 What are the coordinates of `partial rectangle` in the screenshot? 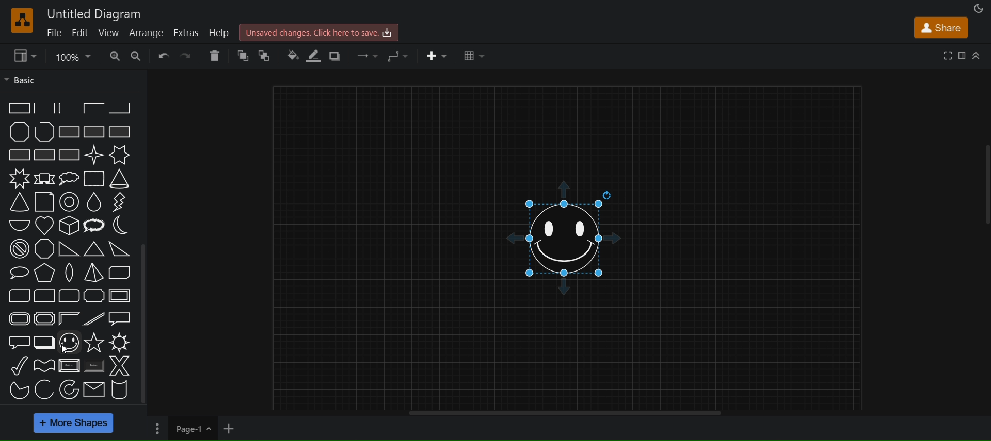 It's located at (69, 109).